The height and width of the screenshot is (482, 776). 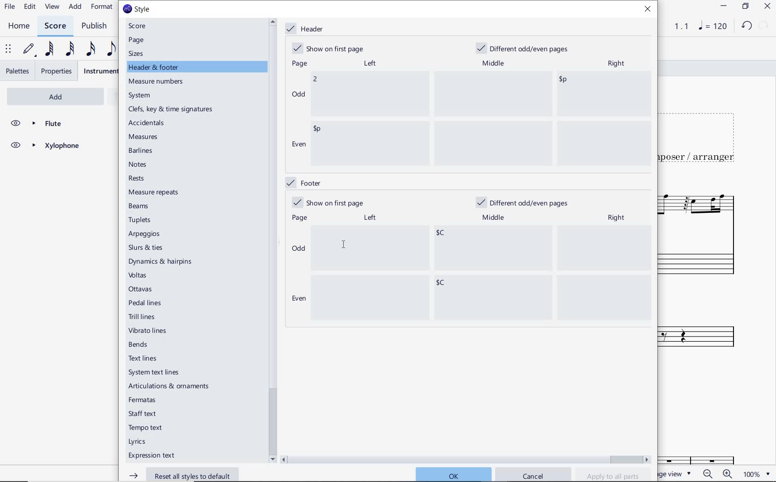 What do you see at coordinates (139, 442) in the screenshot?
I see `Lyrics` at bounding box center [139, 442].